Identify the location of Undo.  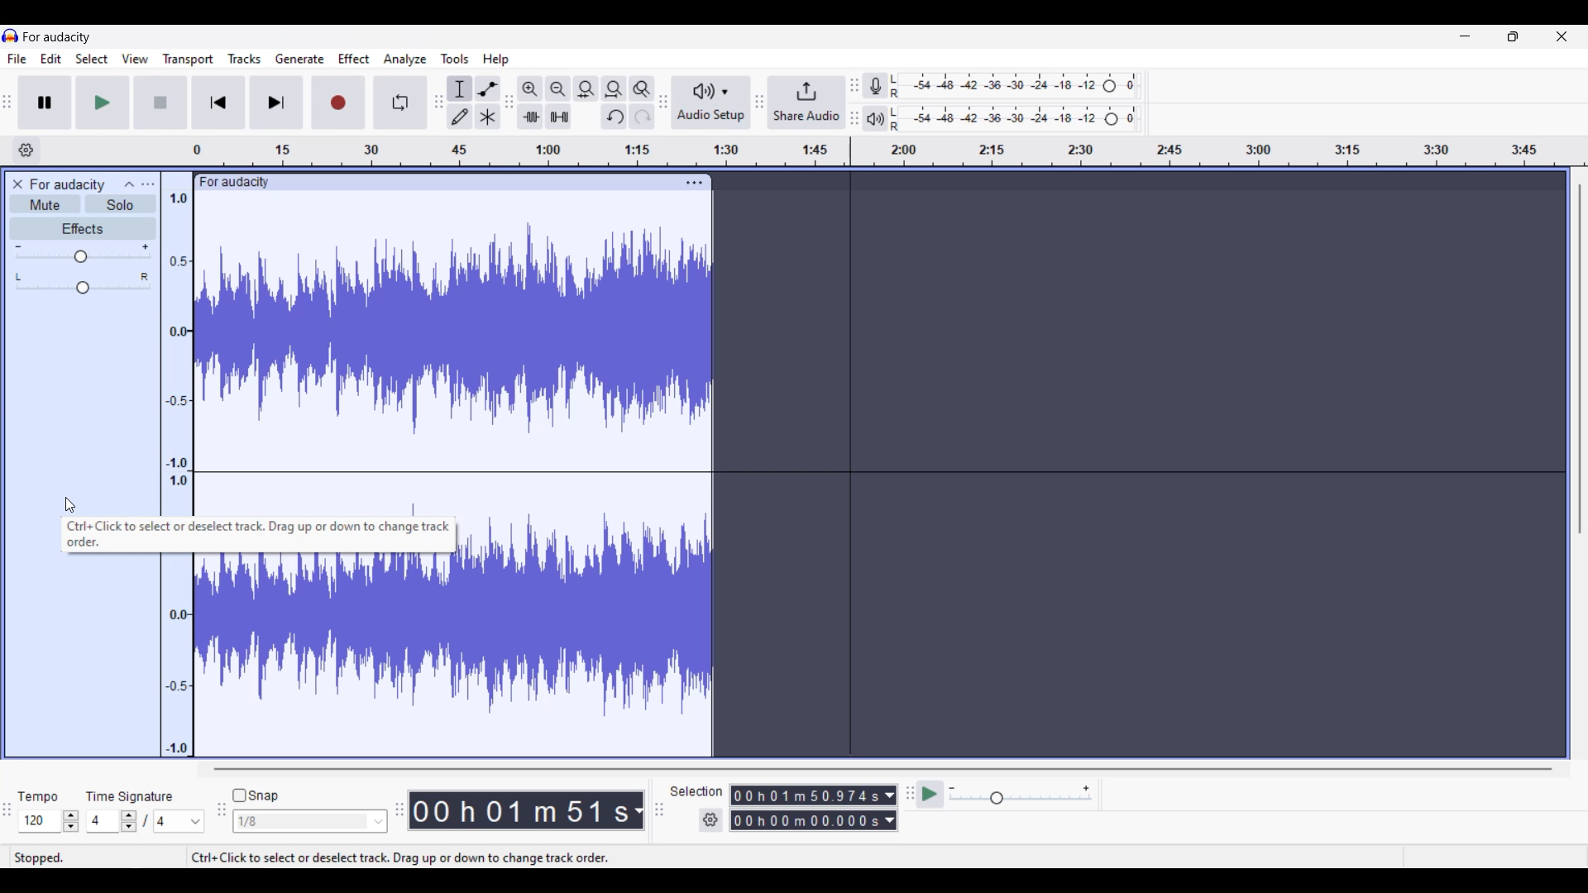
(615, 117).